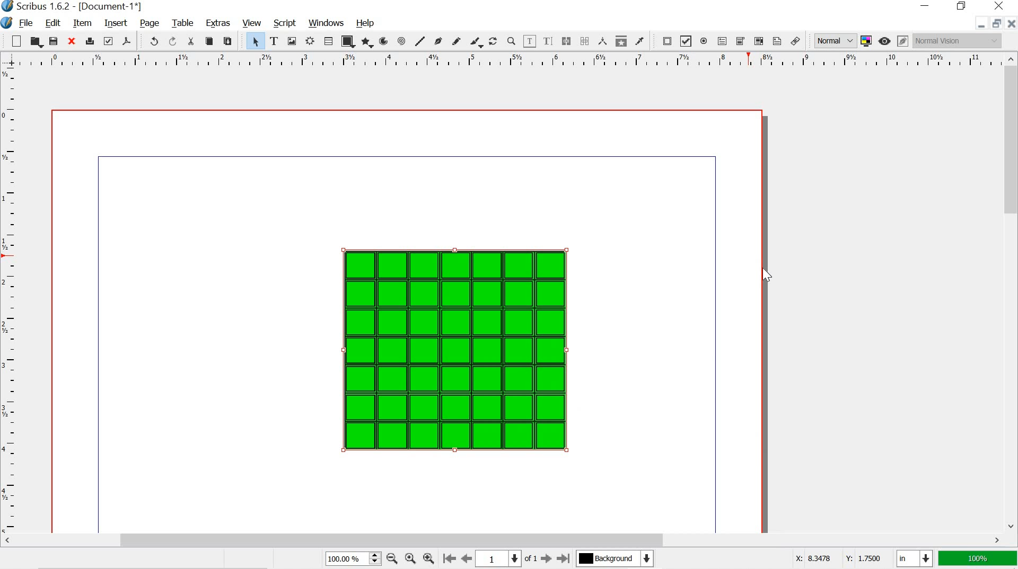  What do you see at coordinates (548, 559) in the screenshot?
I see `go to the next page` at bounding box center [548, 559].